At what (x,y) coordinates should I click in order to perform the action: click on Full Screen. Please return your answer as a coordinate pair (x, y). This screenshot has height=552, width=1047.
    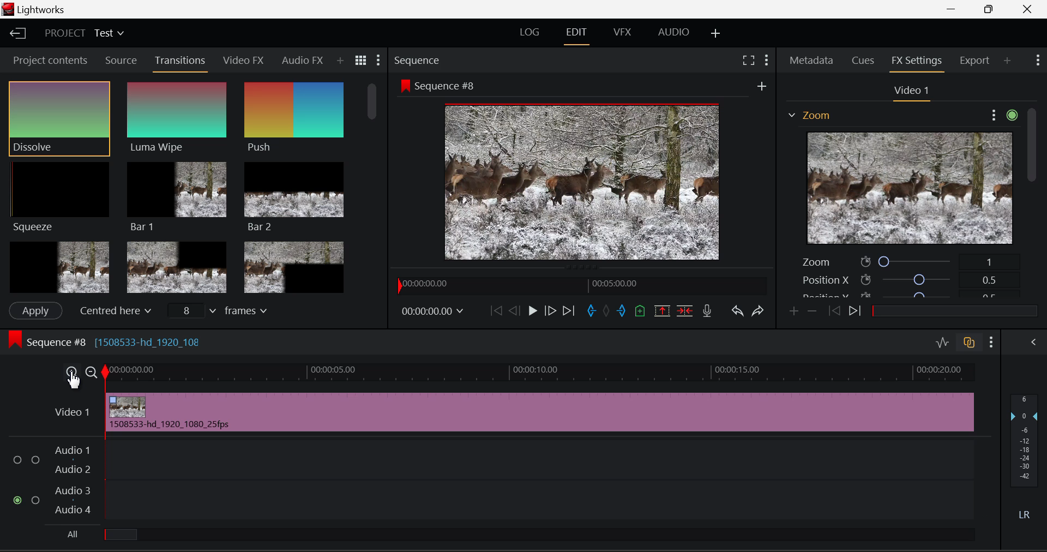
    Looking at the image, I should click on (748, 59).